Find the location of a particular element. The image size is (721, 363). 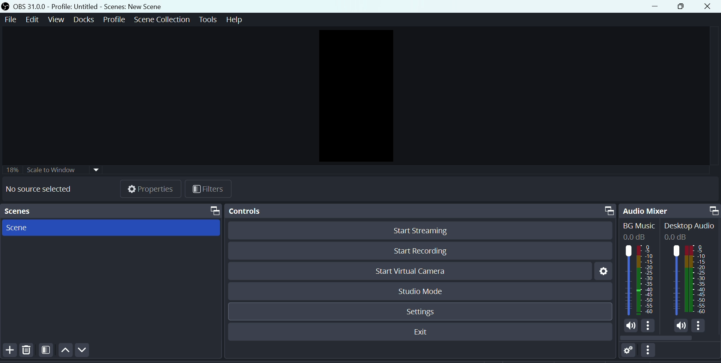

file is located at coordinates (10, 22).